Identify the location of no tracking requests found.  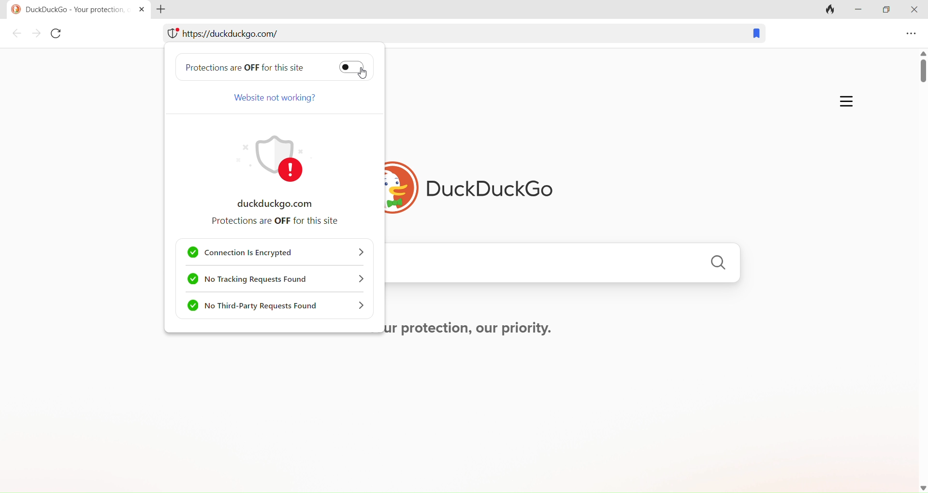
(278, 280).